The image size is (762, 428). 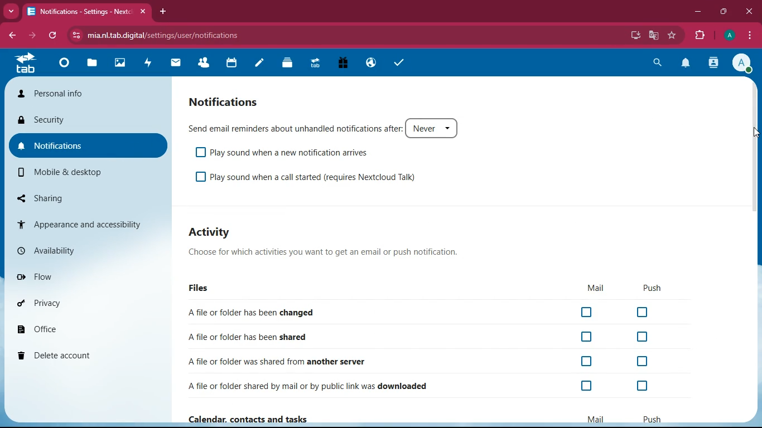 What do you see at coordinates (712, 64) in the screenshot?
I see `contacts` at bounding box center [712, 64].